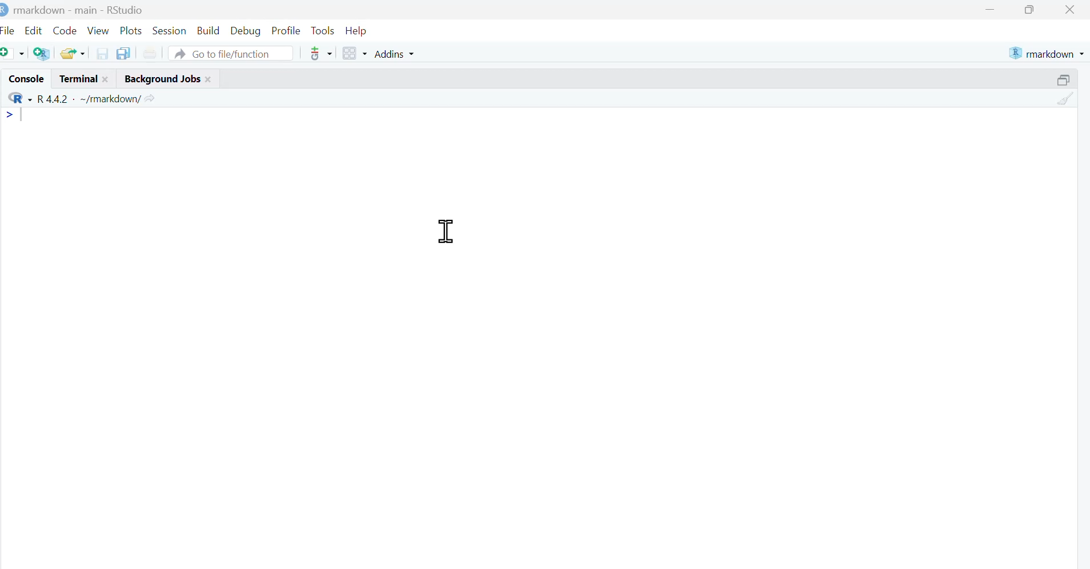 This screenshot has height=569, width=1090. What do you see at coordinates (103, 53) in the screenshot?
I see `save` at bounding box center [103, 53].